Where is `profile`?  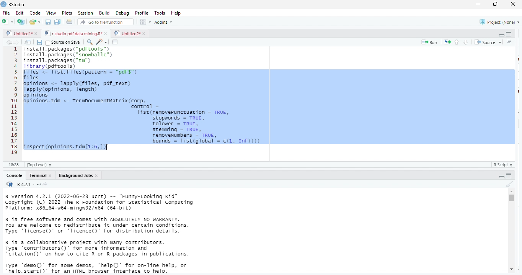
profile is located at coordinates (142, 12).